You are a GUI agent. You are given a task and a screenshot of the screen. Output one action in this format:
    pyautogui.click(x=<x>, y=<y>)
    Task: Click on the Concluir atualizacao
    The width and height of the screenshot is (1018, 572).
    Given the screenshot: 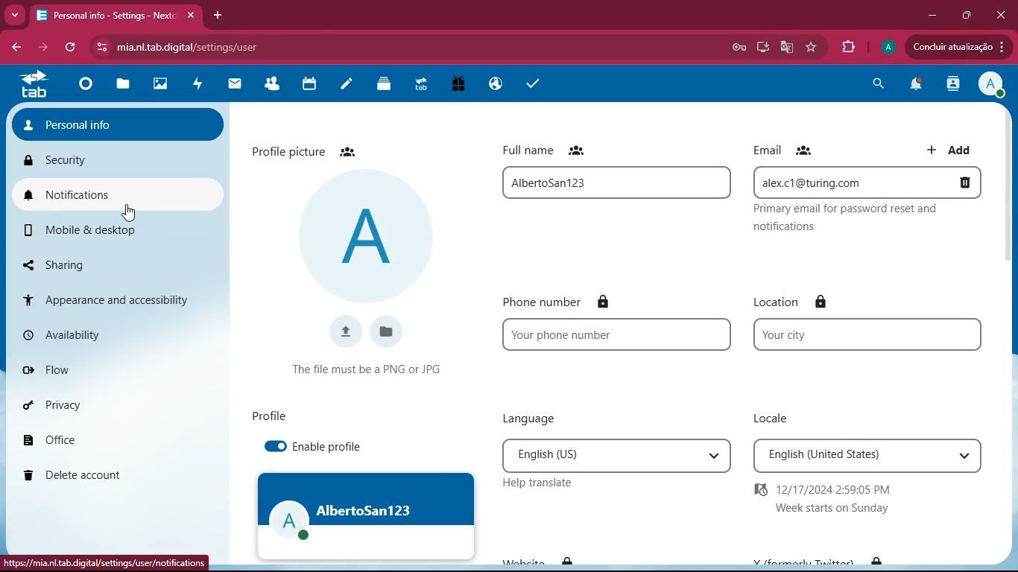 What is the action you would take?
    pyautogui.click(x=958, y=45)
    